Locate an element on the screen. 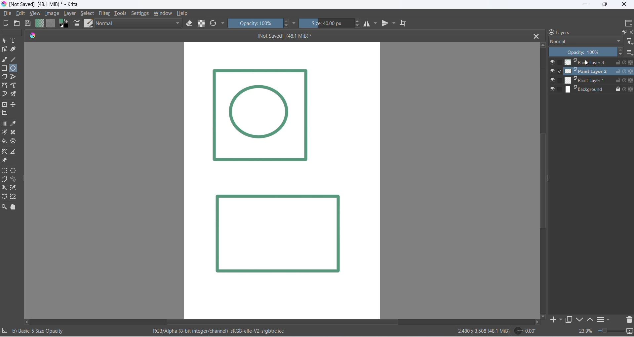 This screenshot has height=337, width=634. checkbox is located at coordinates (559, 89).